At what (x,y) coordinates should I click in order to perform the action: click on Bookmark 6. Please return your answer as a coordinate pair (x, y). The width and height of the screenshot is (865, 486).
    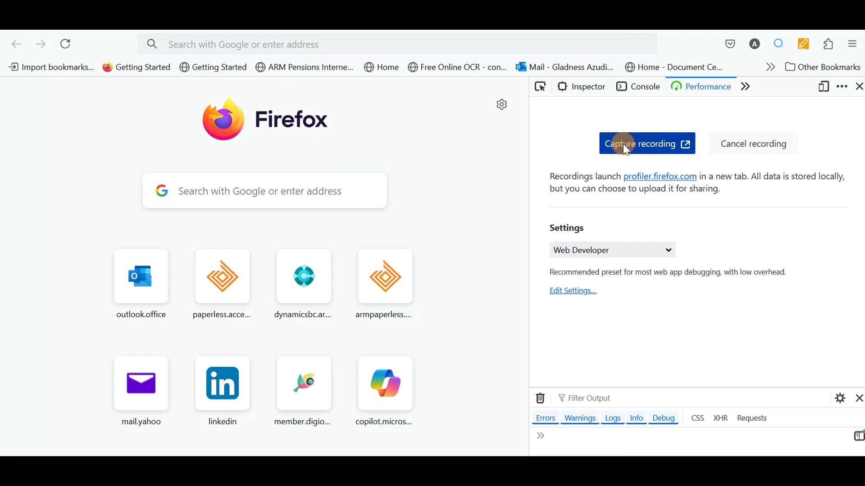
    Looking at the image, I should click on (458, 69).